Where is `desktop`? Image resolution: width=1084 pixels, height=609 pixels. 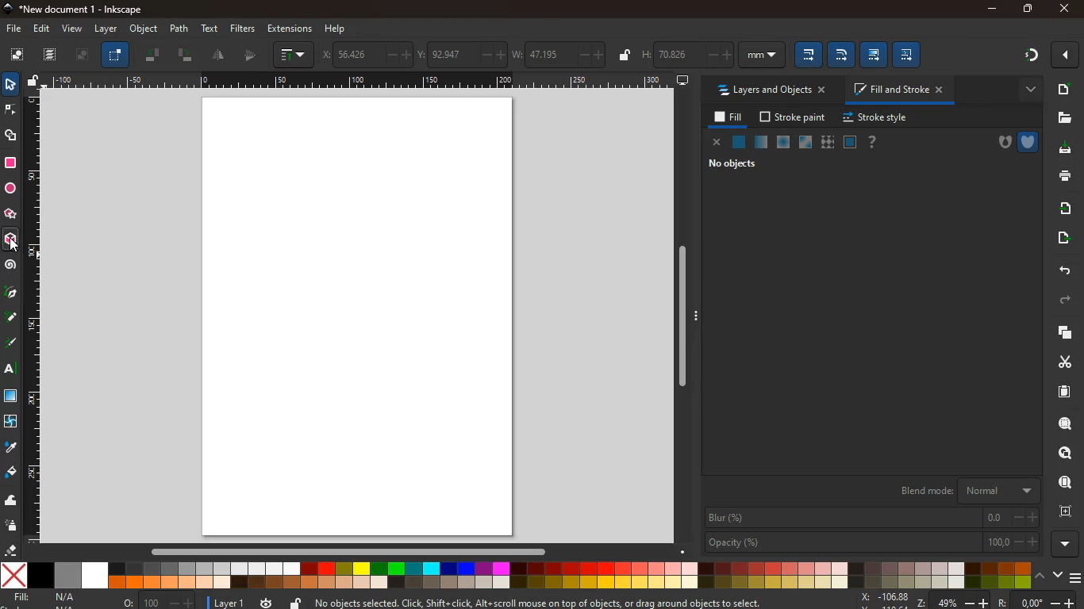 desktop is located at coordinates (682, 81).